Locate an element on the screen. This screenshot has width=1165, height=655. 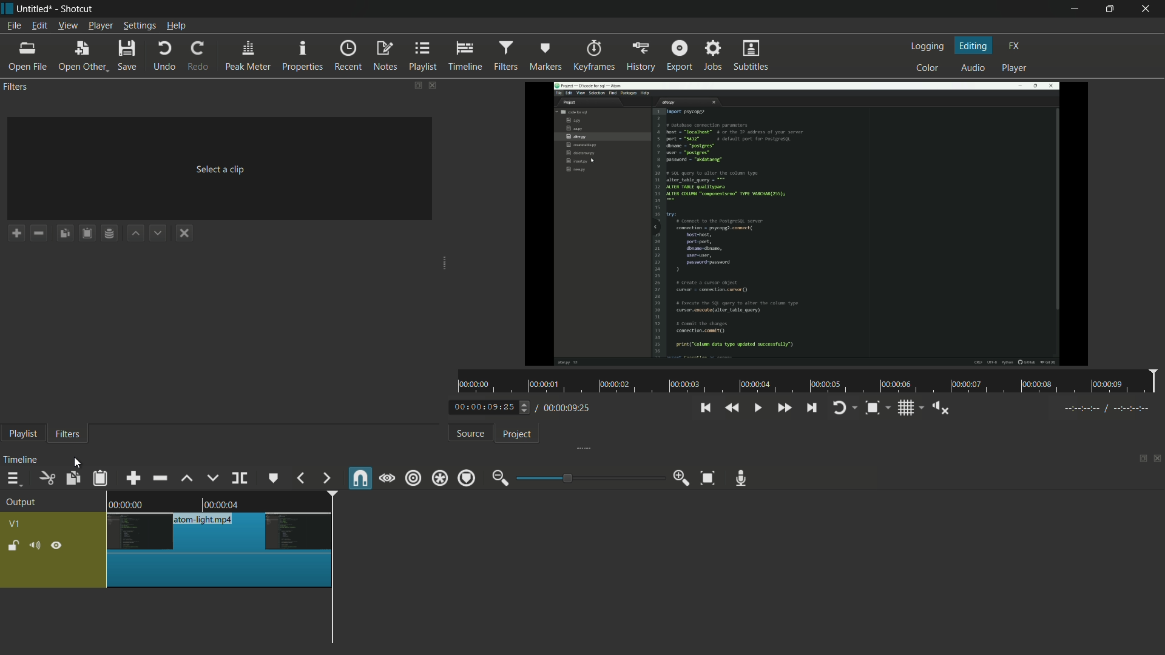
save filter set is located at coordinates (112, 234).